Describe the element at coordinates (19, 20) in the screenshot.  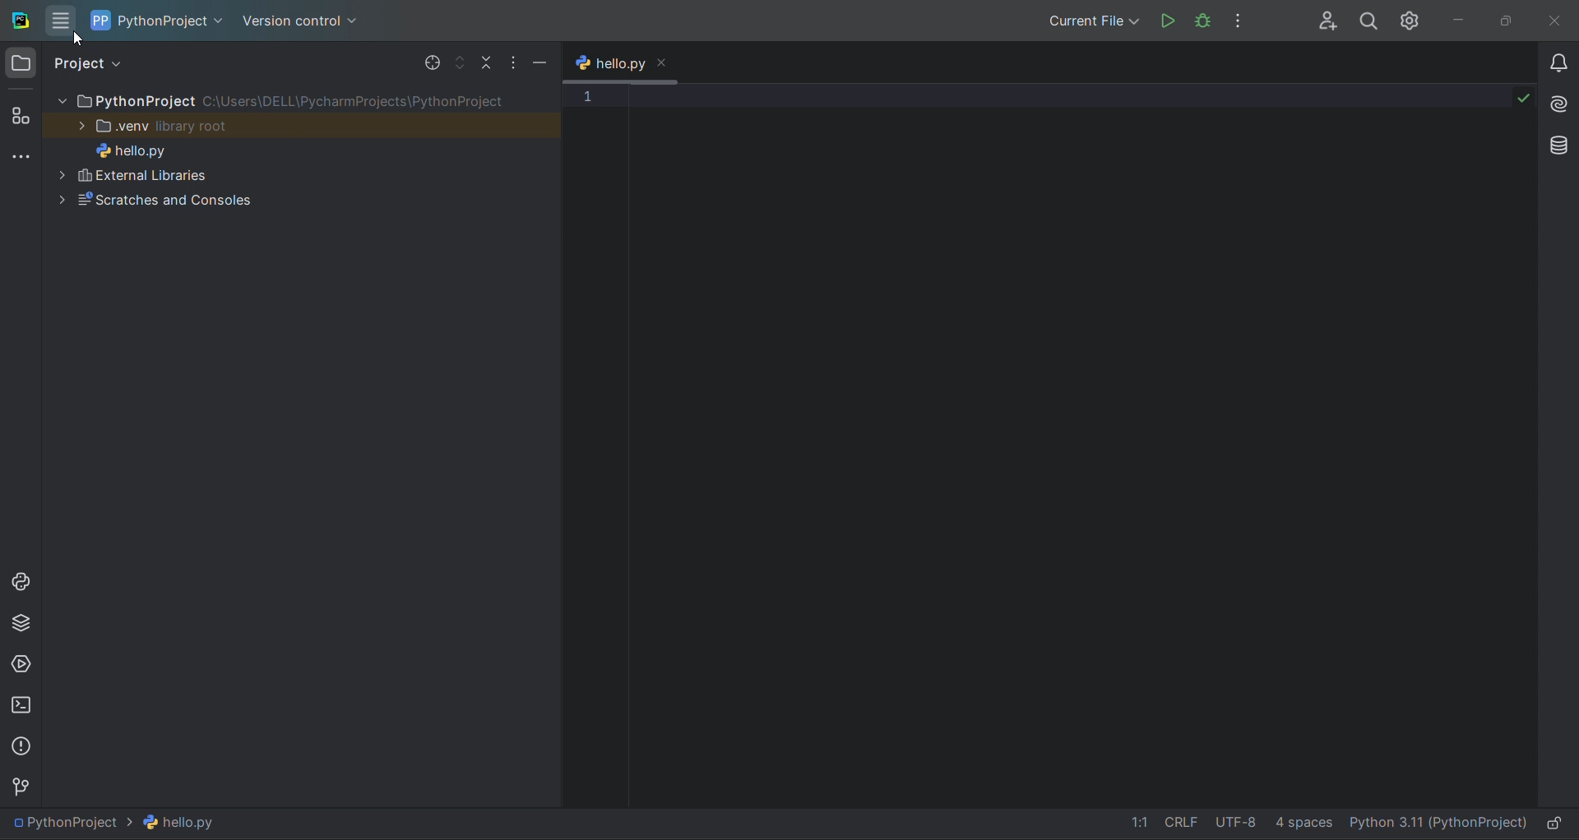
I see `logo` at that location.